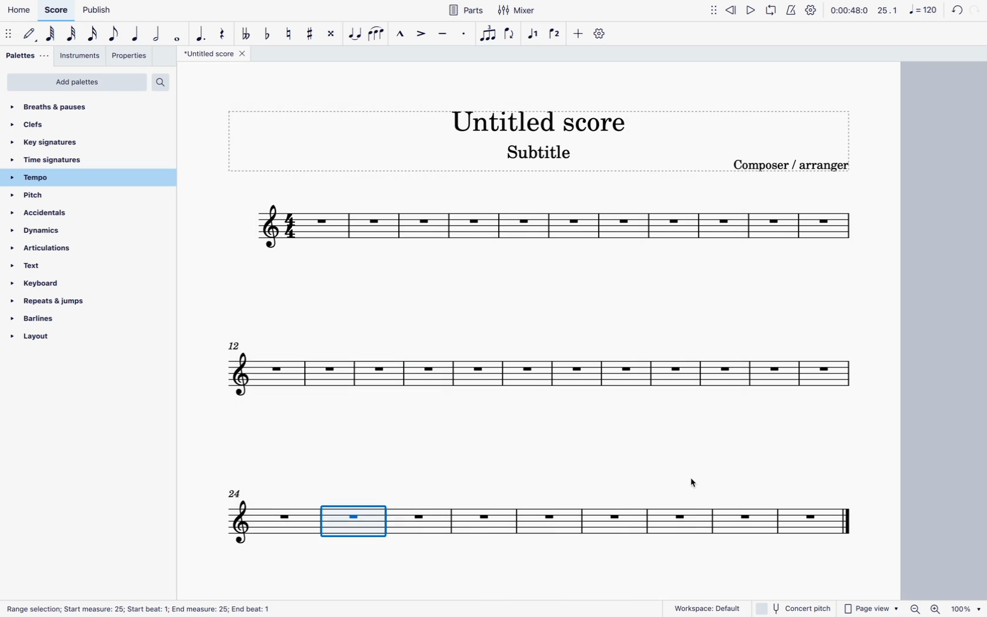 Image resolution: width=987 pixels, height=617 pixels. What do you see at coordinates (695, 480) in the screenshot?
I see `Cursor` at bounding box center [695, 480].